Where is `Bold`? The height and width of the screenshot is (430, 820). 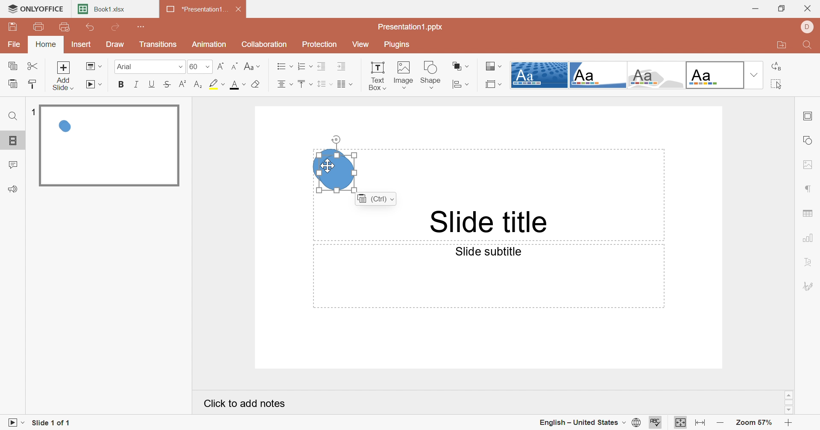
Bold is located at coordinates (122, 84).